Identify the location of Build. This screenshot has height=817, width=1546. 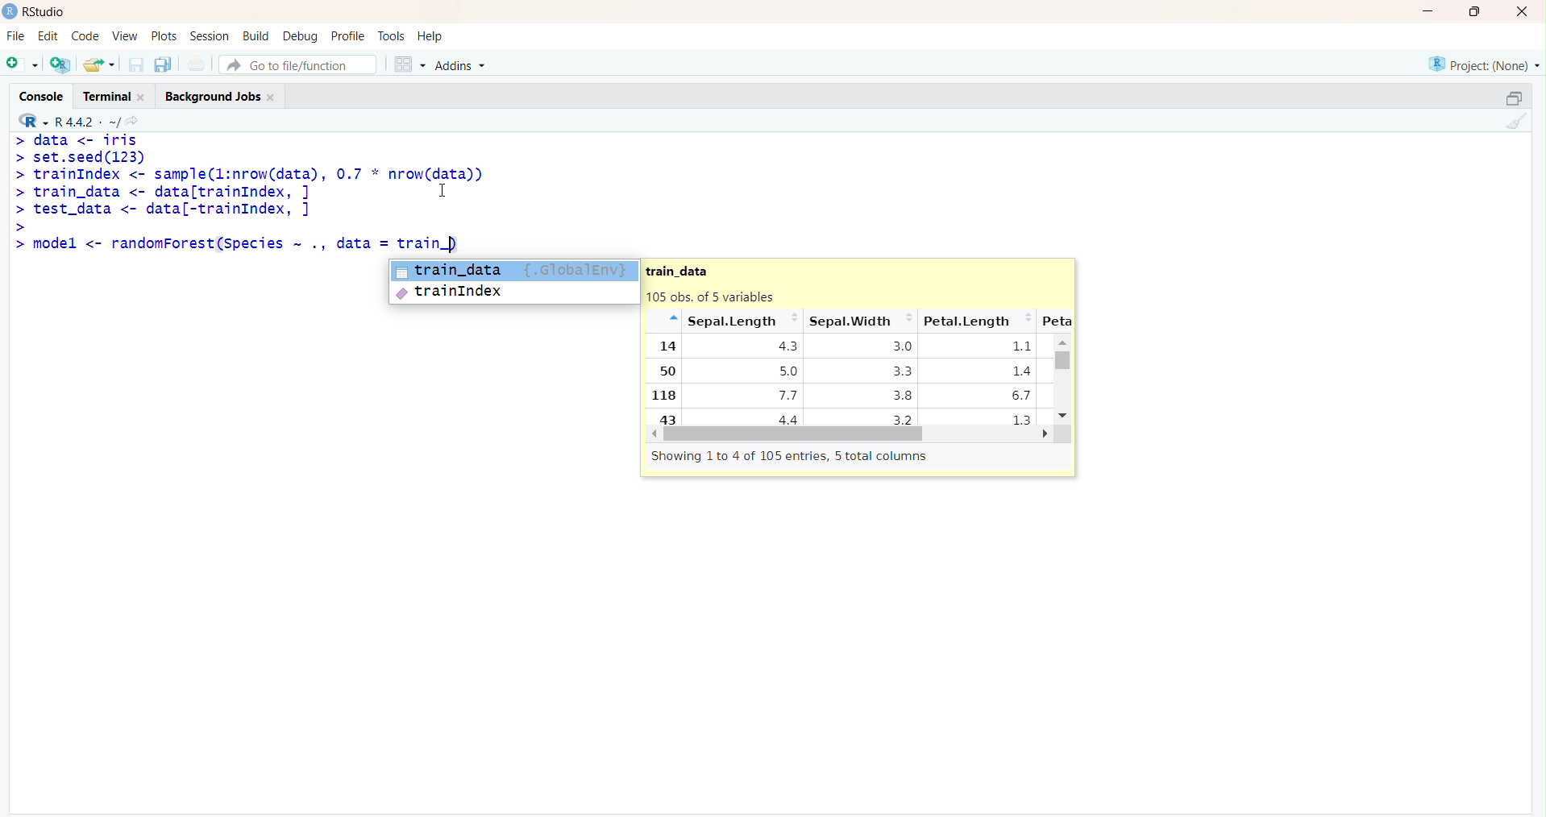
(258, 35).